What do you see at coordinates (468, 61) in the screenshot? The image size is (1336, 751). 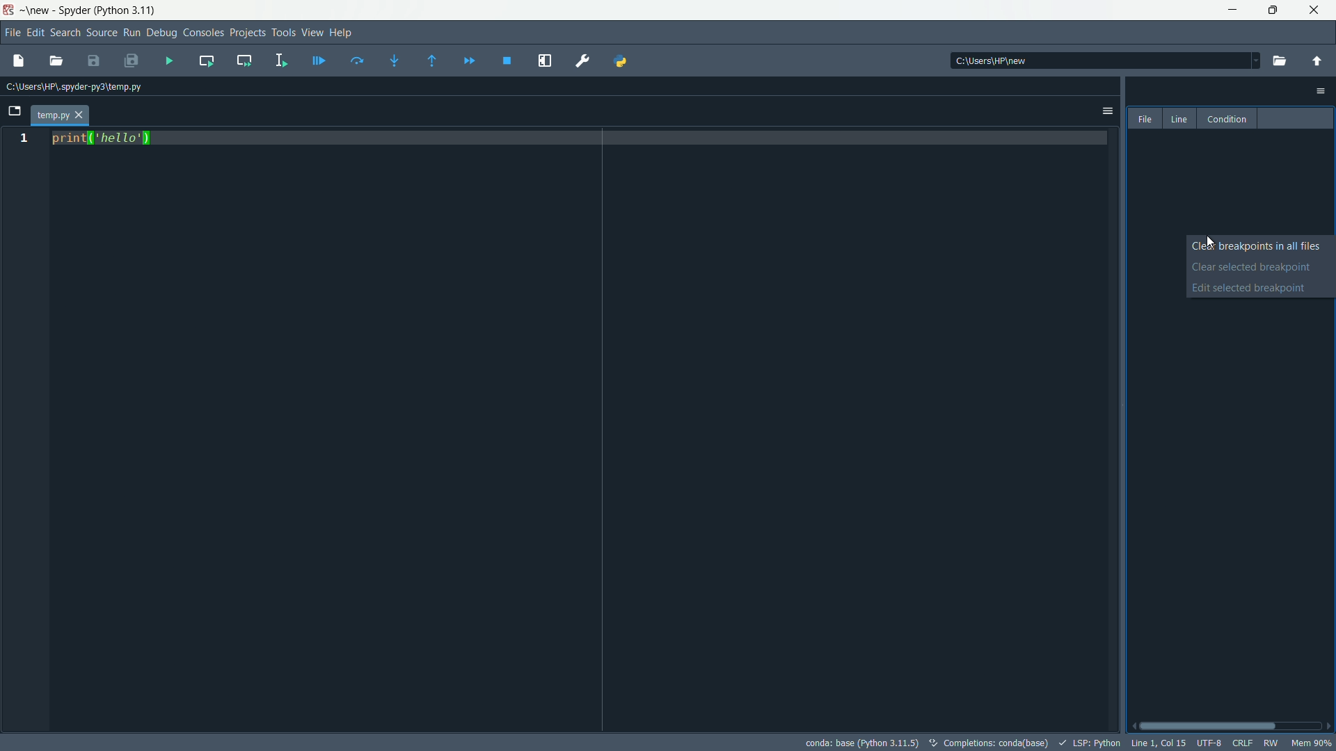 I see `continue execution until next breakpoint` at bounding box center [468, 61].